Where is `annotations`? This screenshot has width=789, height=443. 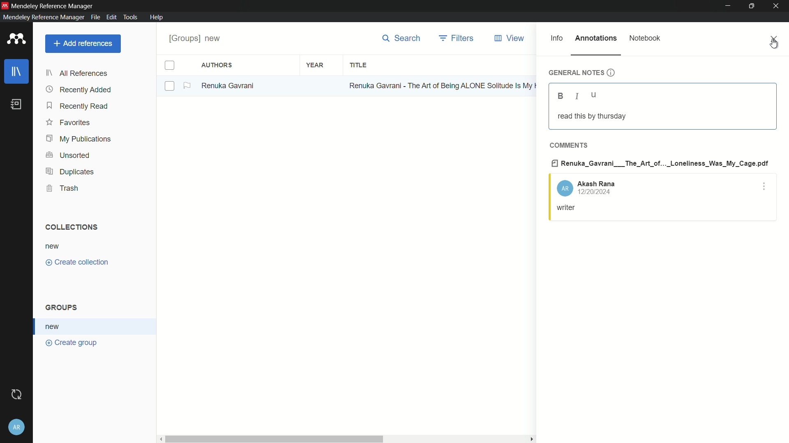 annotations is located at coordinates (596, 38).